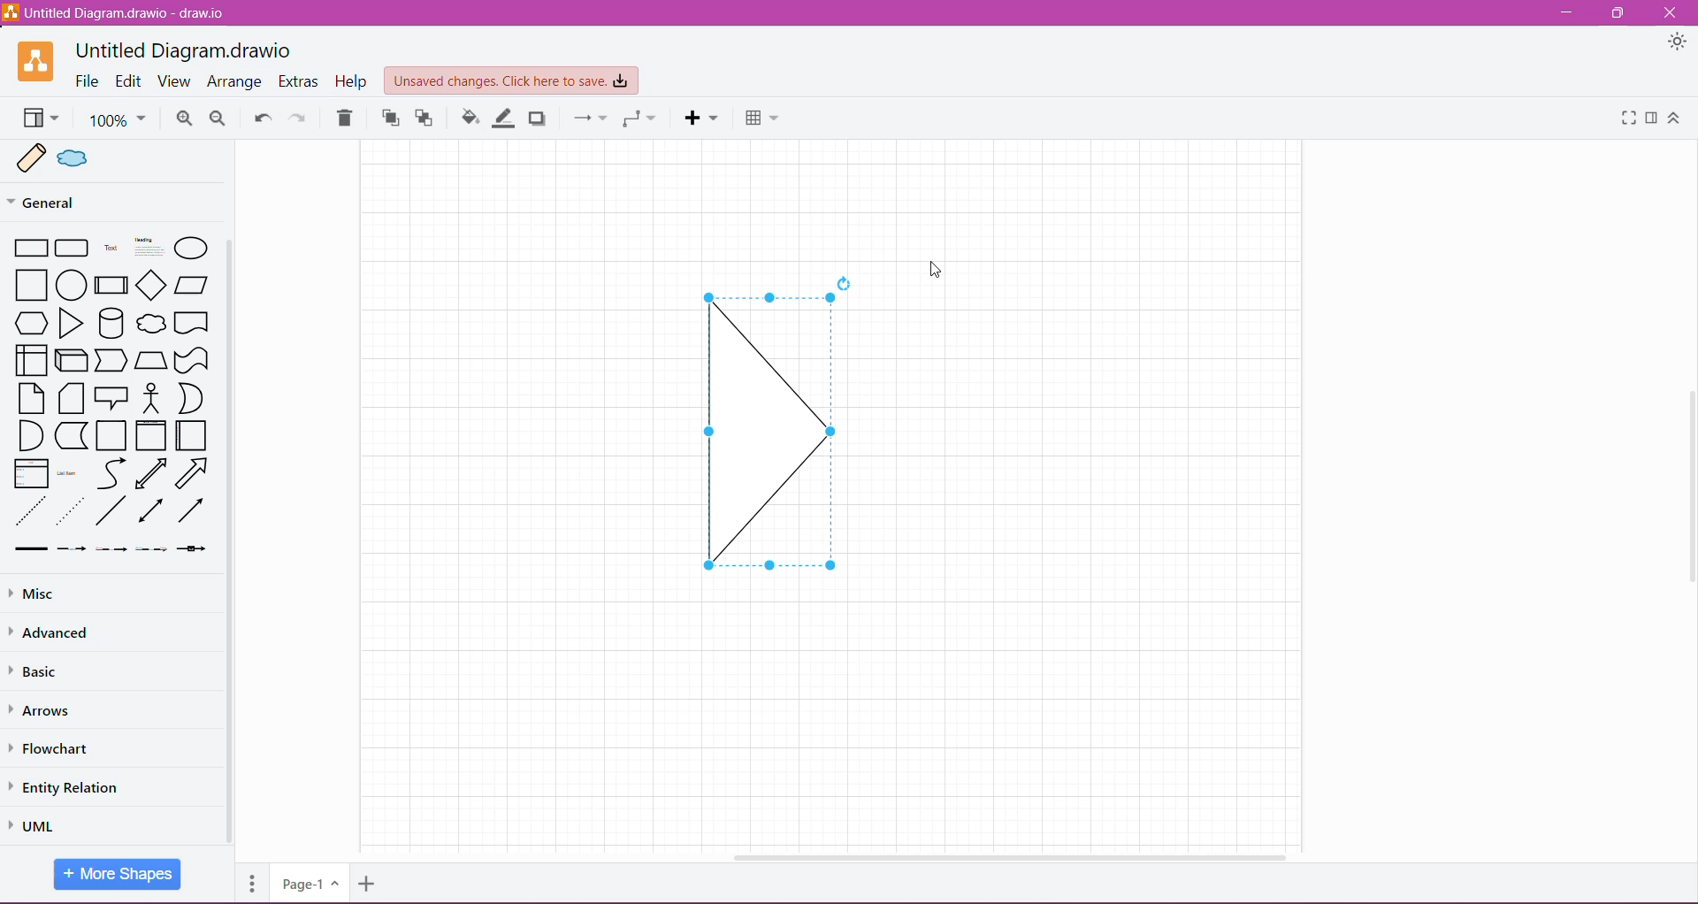  Describe the element at coordinates (129, 80) in the screenshot. I see `Edit` at that location.